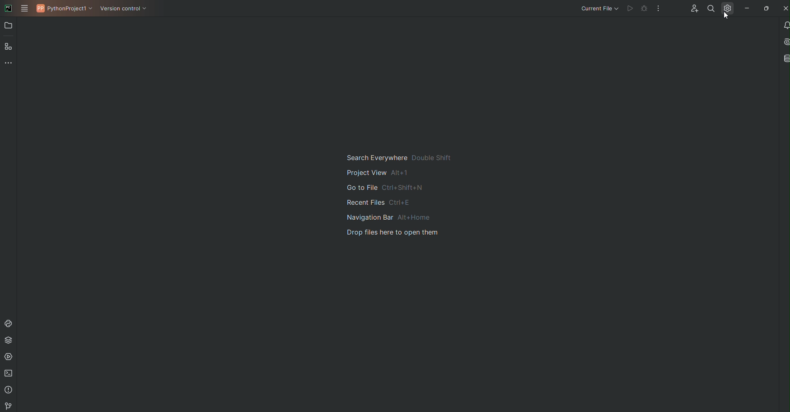 Image resolution: width=790 pixels, height=412 pixels. What do you see at coordinates (599, 9) in the screenshot?
I see `Current file` at bounding box center [599, 9].